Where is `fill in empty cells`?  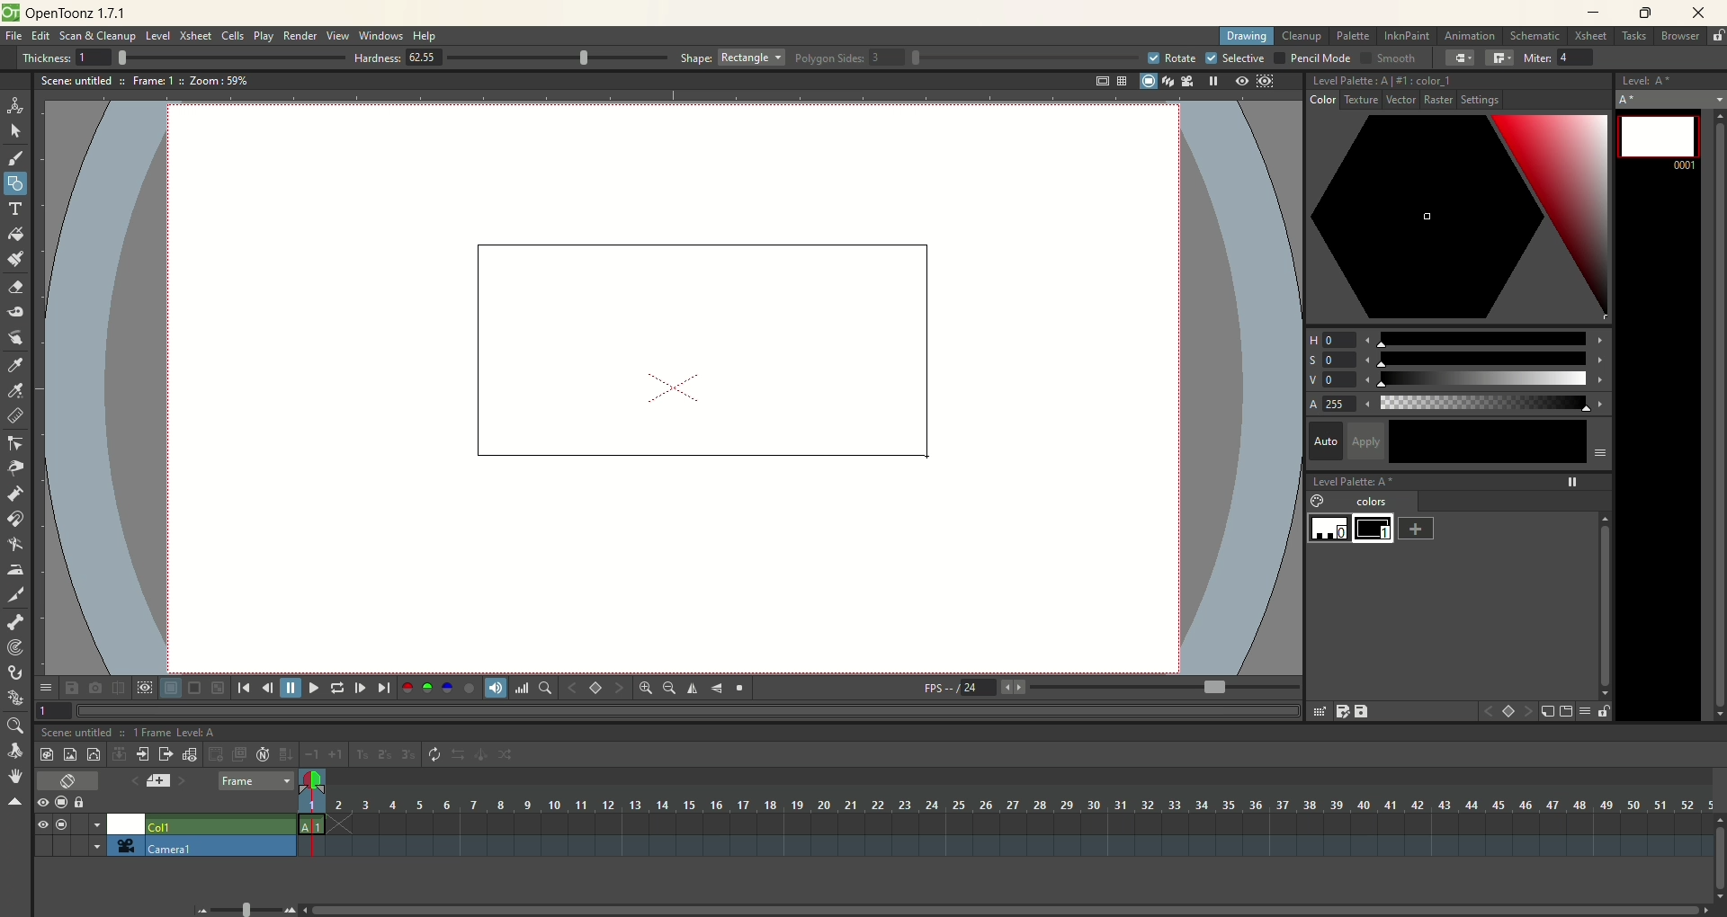 fill in empty cells is located at coordinates (285, 754).